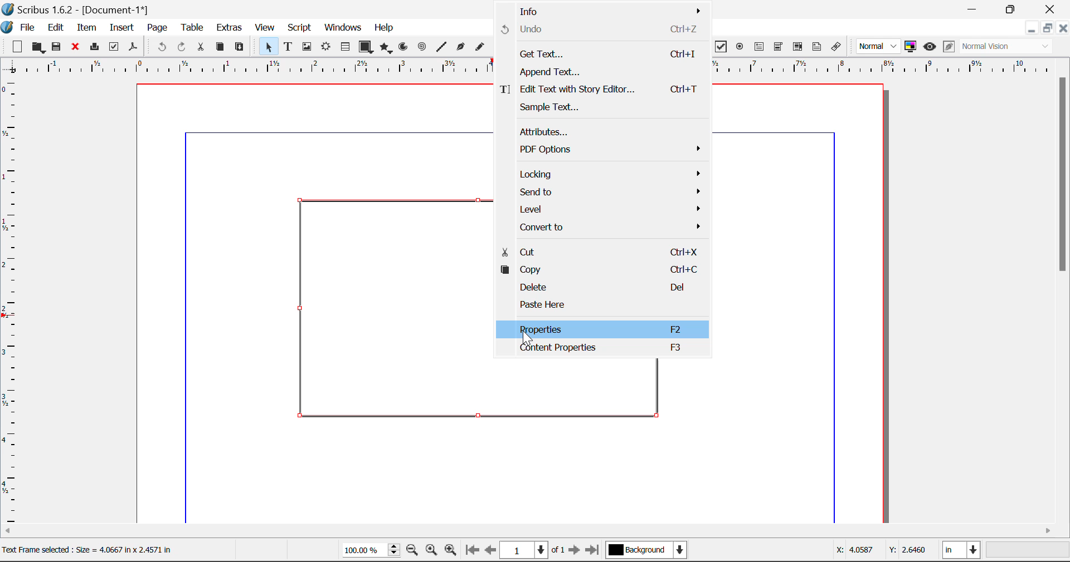 This screenshot has width=1070, height=562. I want to click on PDF Options, so click(605, 149).